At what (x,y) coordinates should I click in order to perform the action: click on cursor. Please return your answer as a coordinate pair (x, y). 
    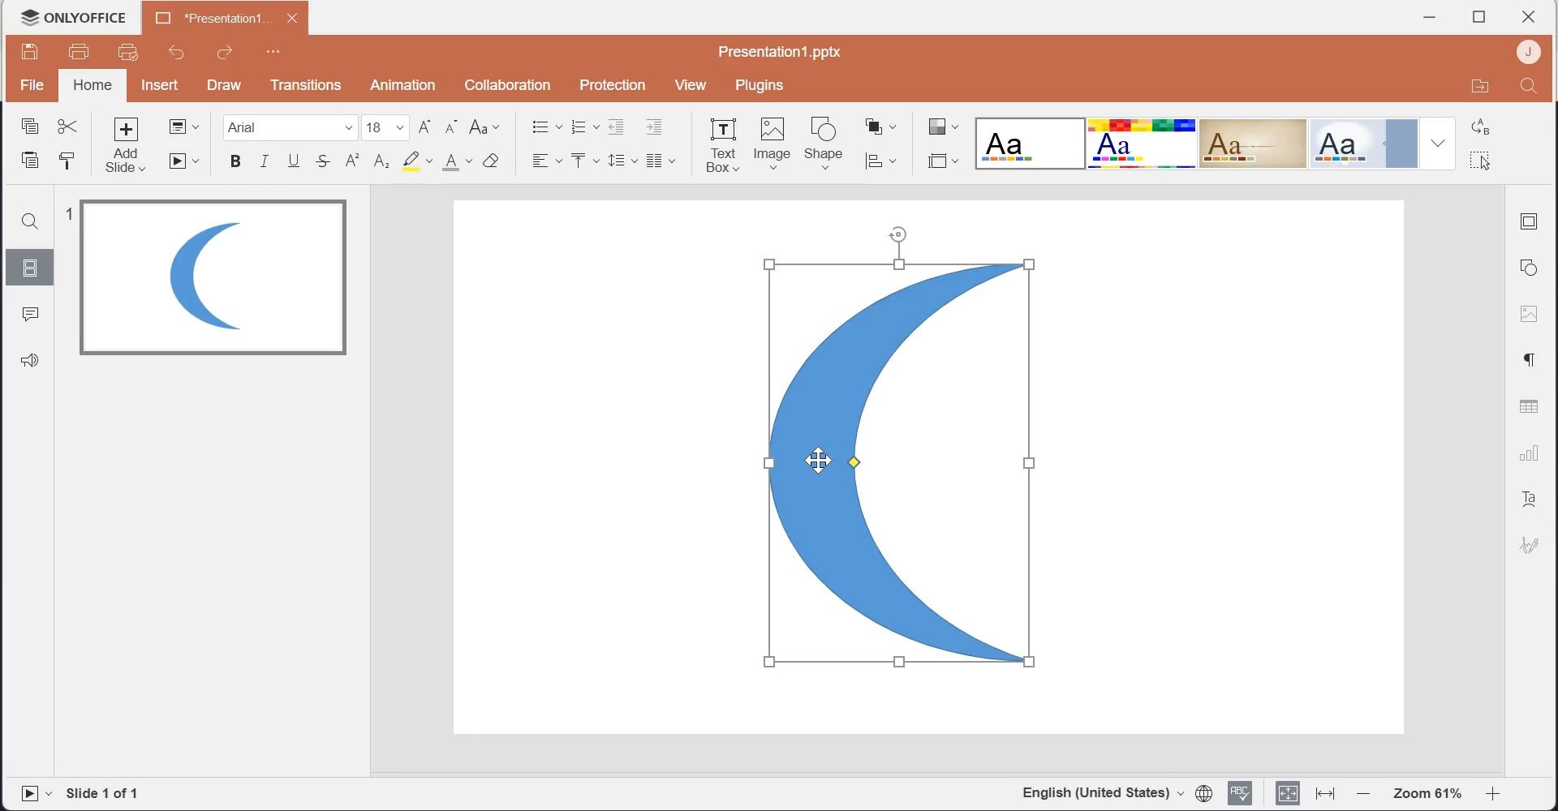
    Looking at the image, I should click on (831, 459).